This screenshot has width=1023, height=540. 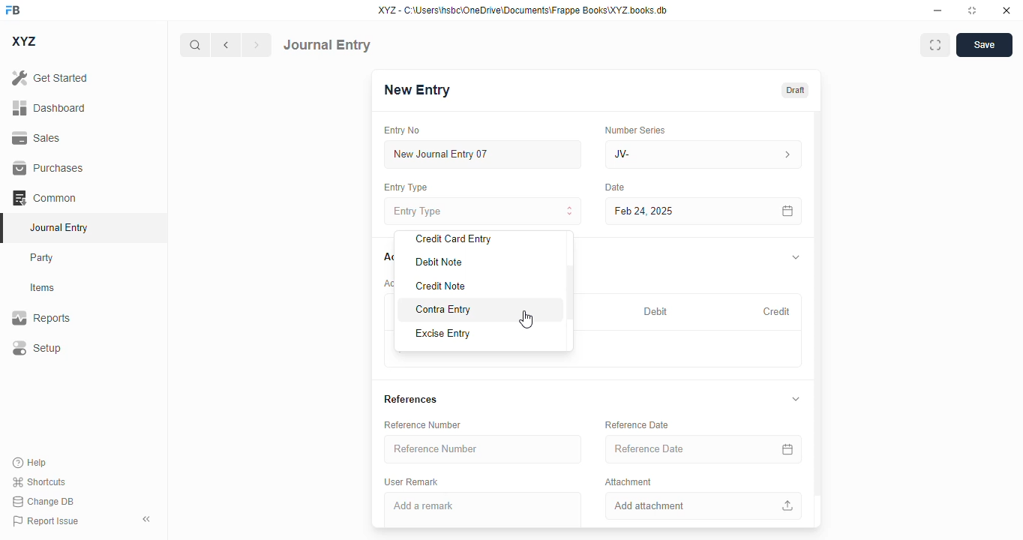 I want to click on journal entry, so click(x=60, y=227).